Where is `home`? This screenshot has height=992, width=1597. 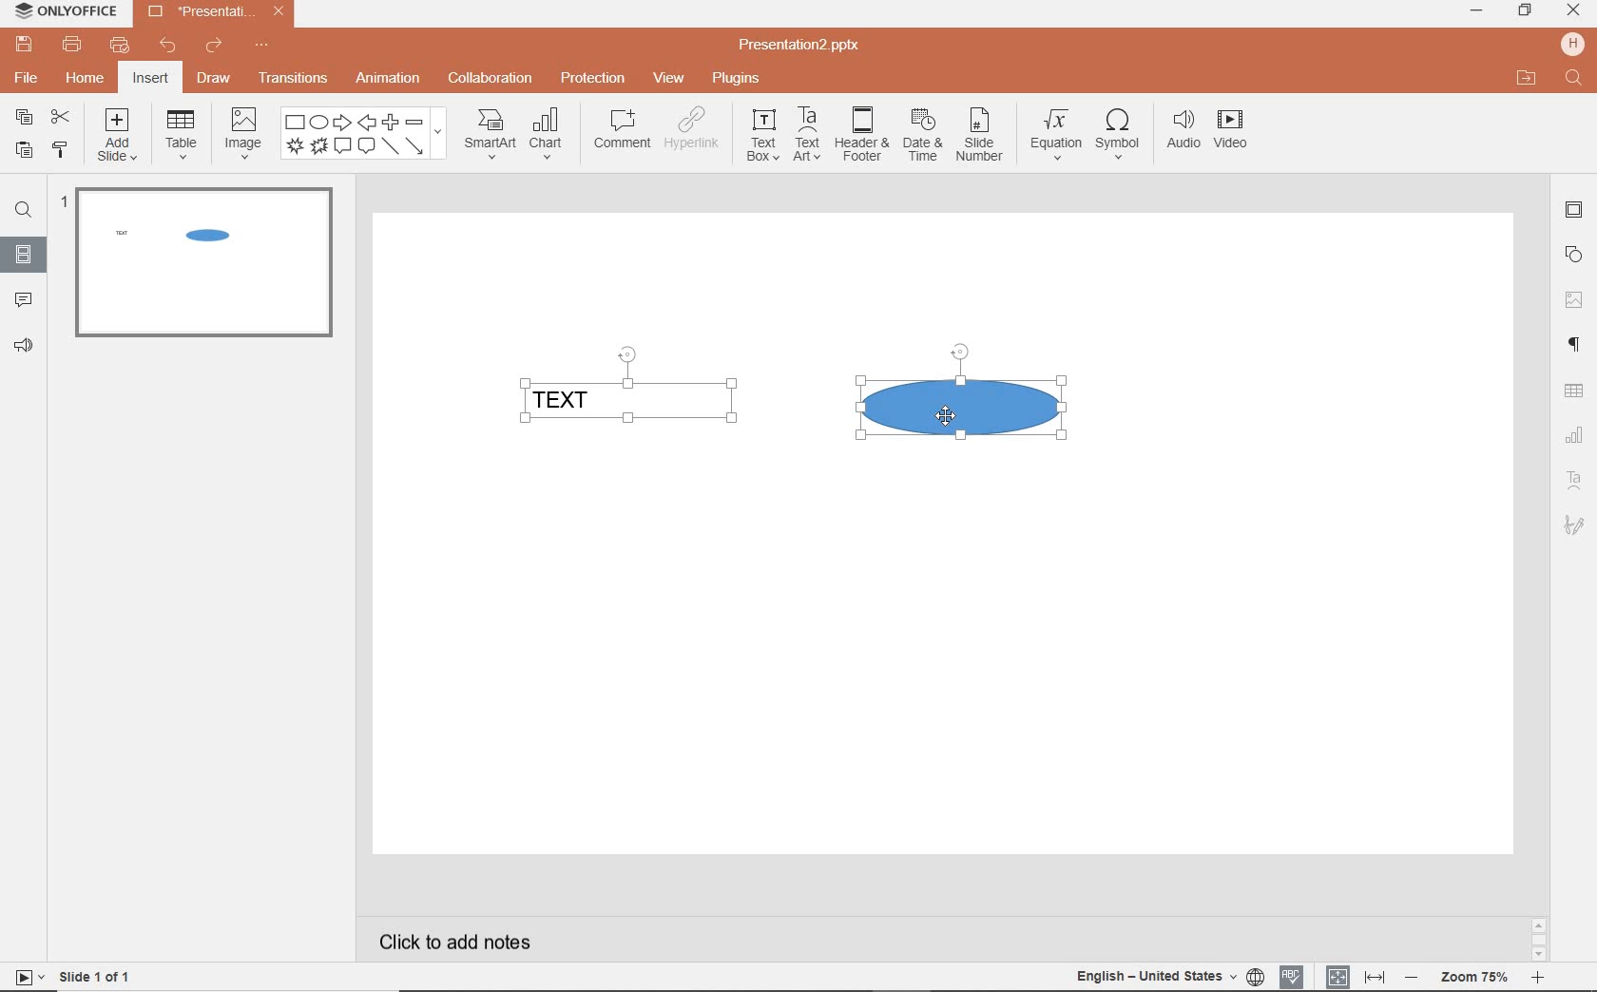 home is located at coordinates (87, 79).